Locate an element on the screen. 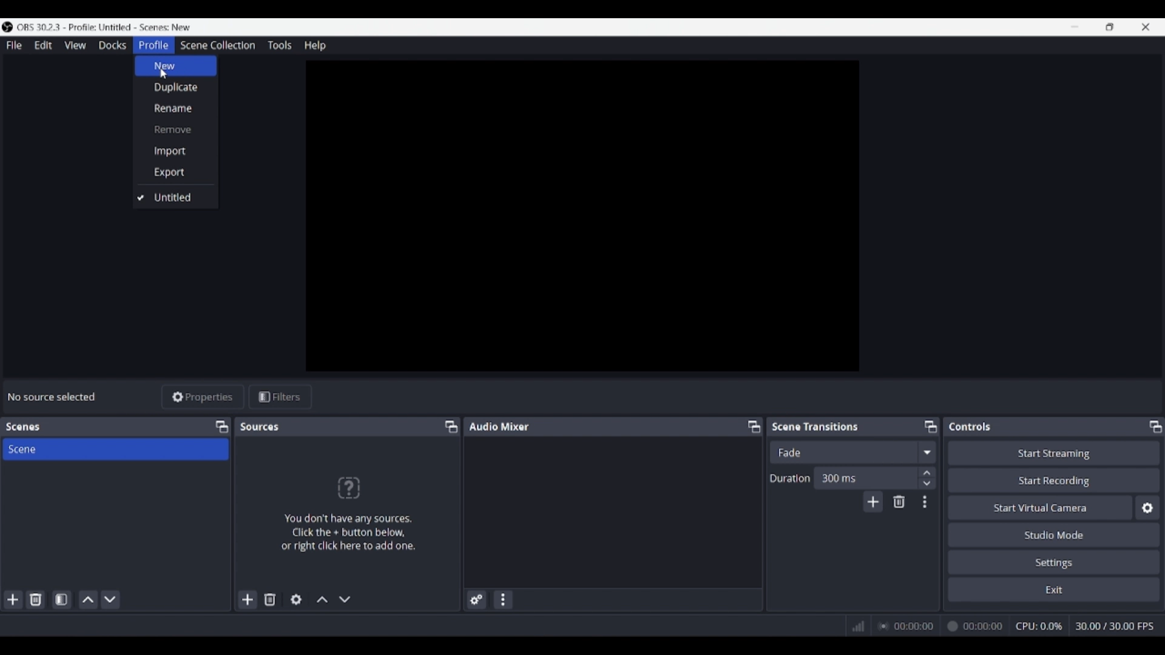 This screenshot has width=1165, height=655. Minimize is located at coordinates (1075, 27).